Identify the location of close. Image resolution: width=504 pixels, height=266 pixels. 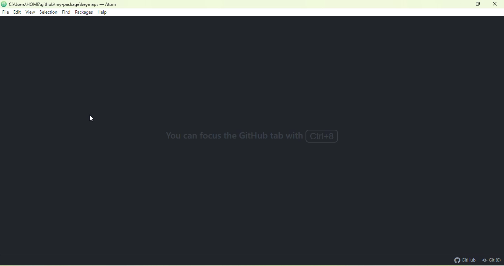
(496, 4).